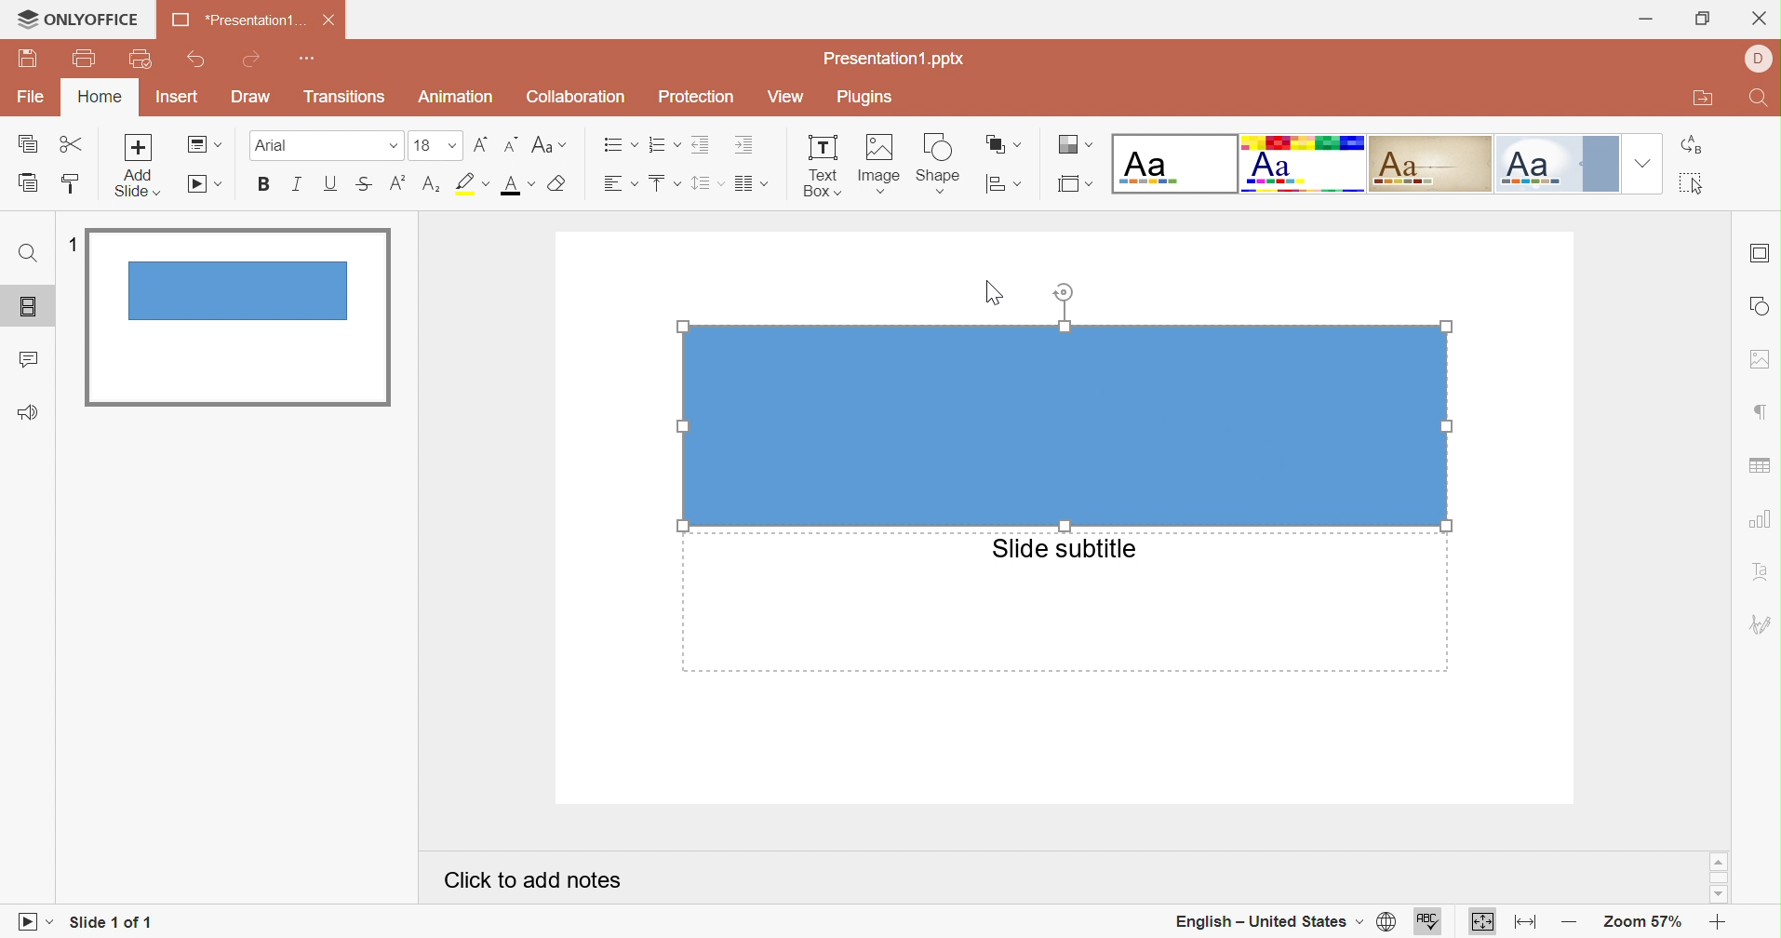  I want to click on Presentation1..., so click(236, 19).